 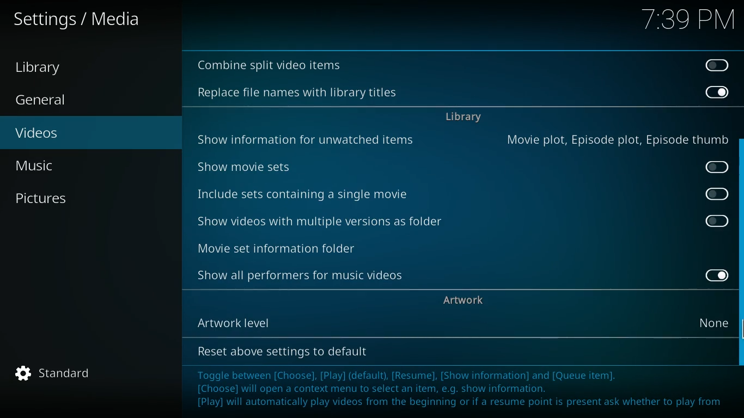 I want to click on show information, so click(x=310, y=138).